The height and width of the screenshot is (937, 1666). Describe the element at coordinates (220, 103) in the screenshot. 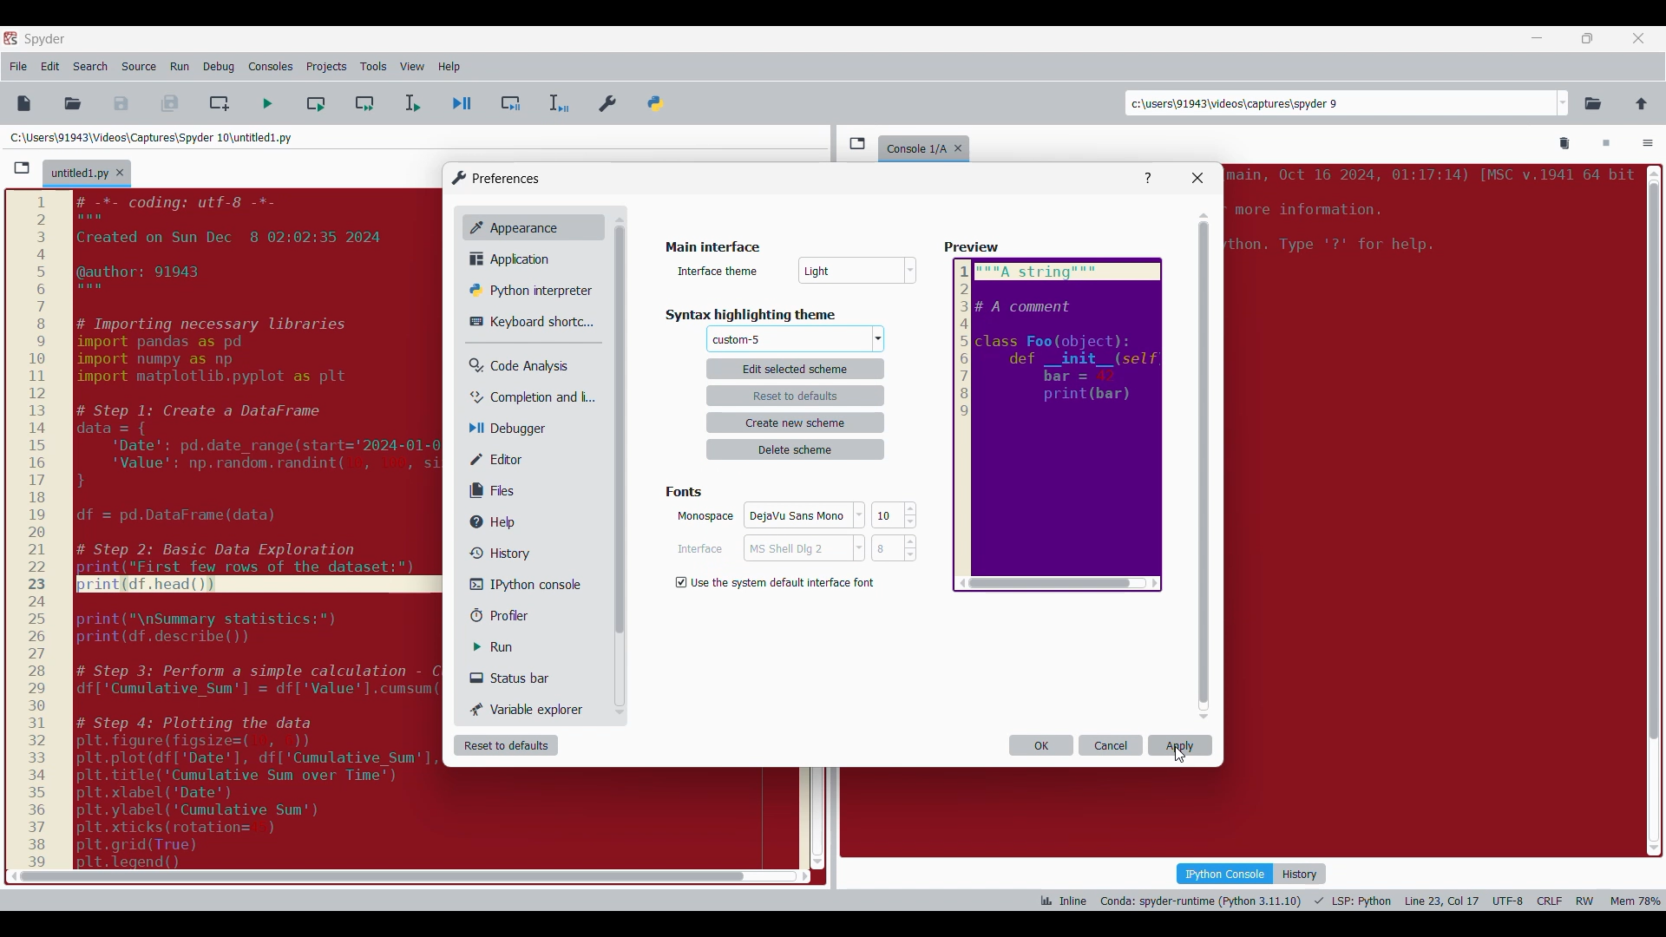

I see `Create new cell at current line` at that location.